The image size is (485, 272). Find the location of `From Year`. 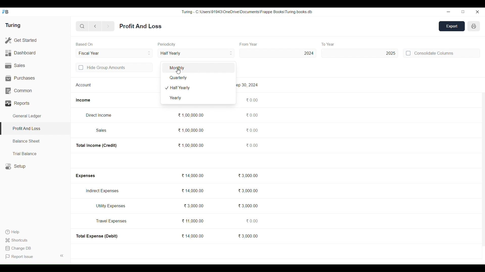

From Year is located at coordinates (249, 44).